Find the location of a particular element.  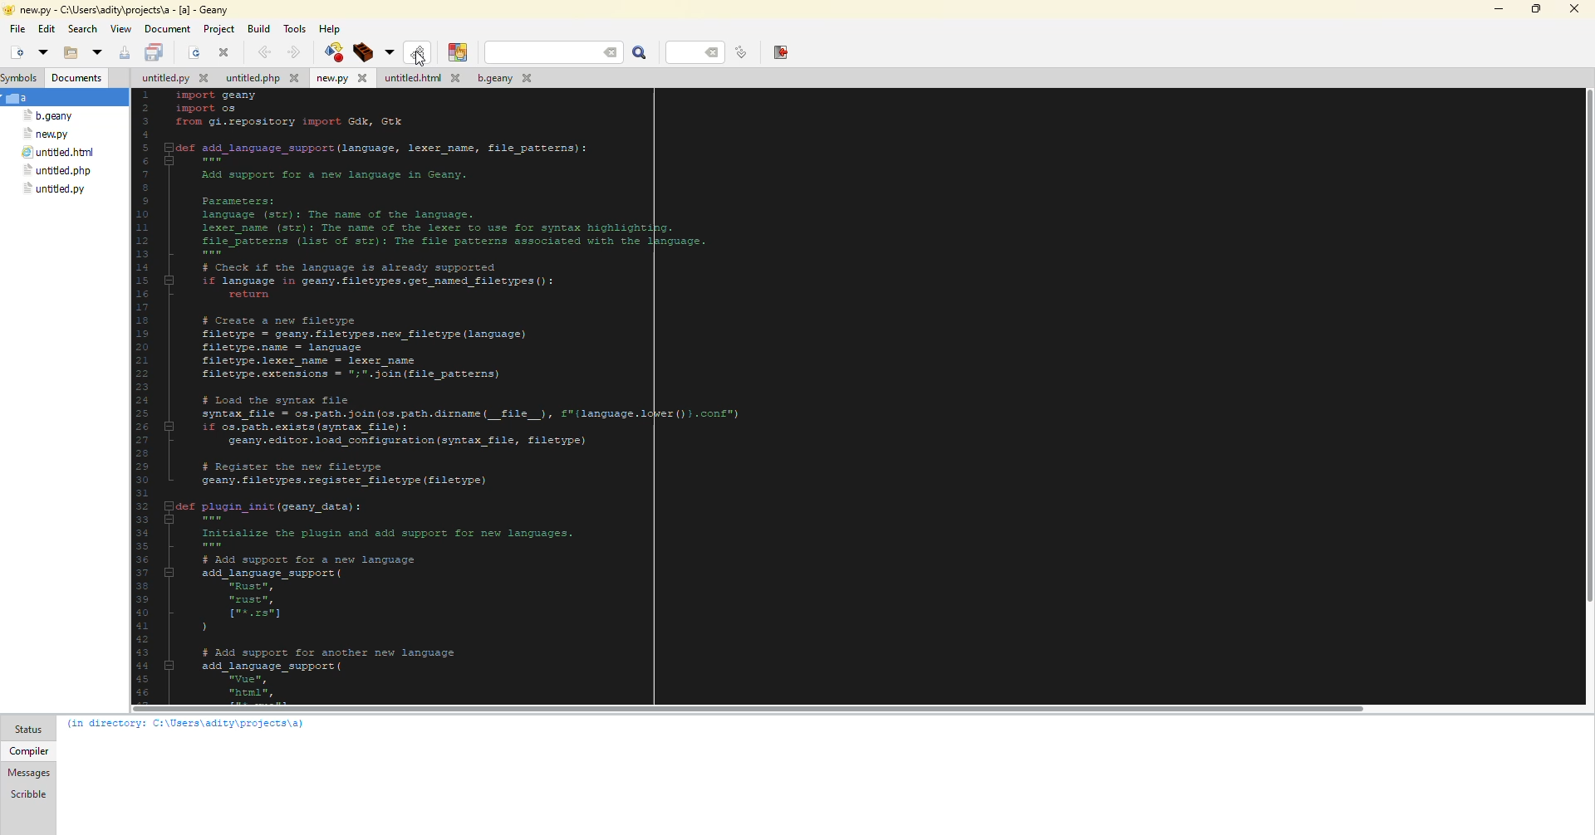

close is located at coordinates (223, 52).